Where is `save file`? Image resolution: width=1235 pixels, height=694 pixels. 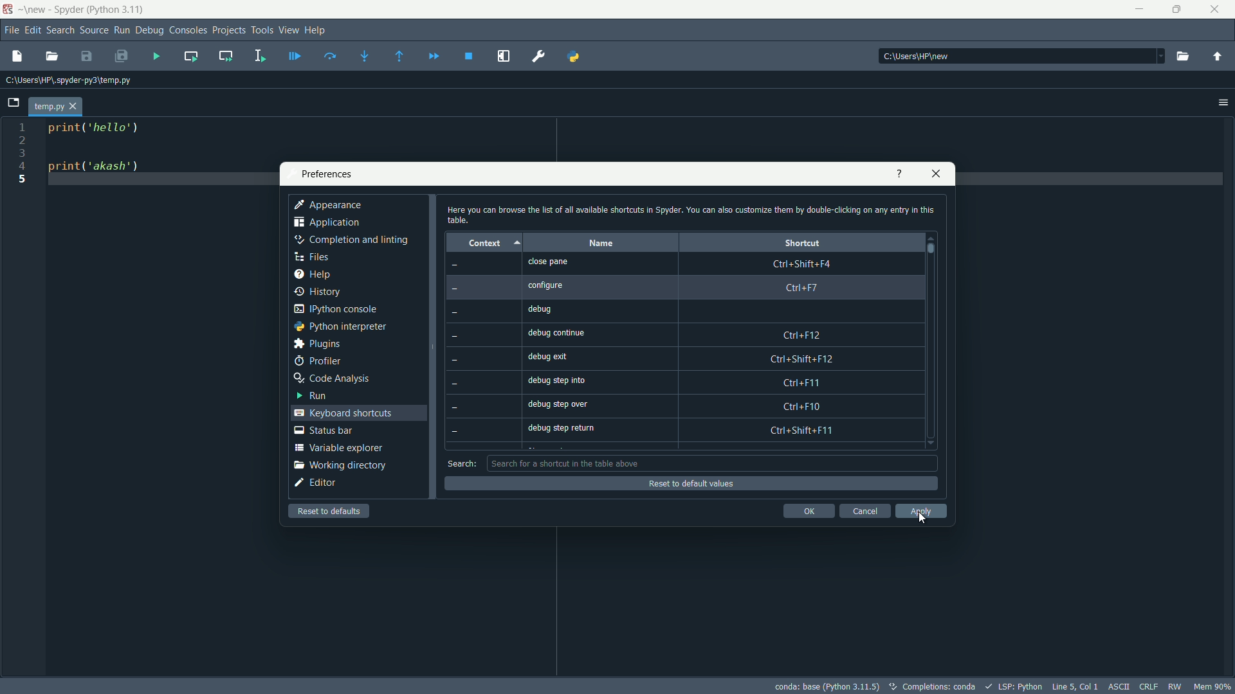 save file is located at coordinates (86, 57).